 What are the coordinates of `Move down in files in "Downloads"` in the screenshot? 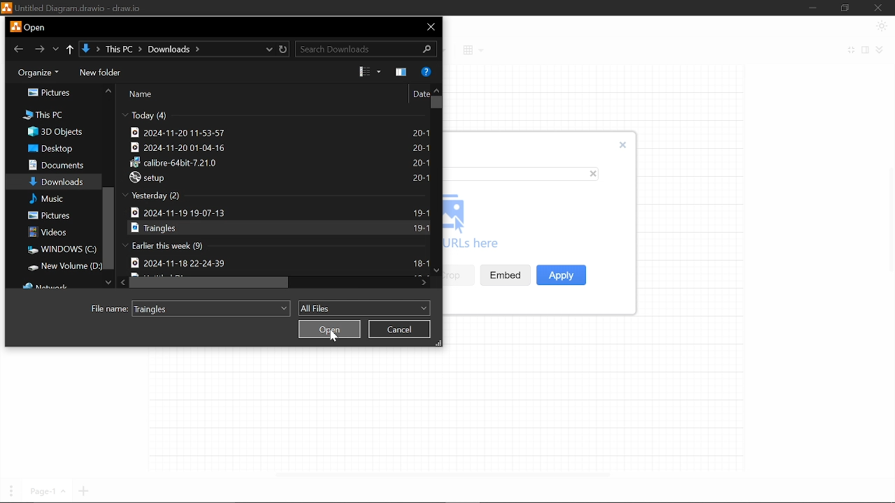 It's located at (437, 271).